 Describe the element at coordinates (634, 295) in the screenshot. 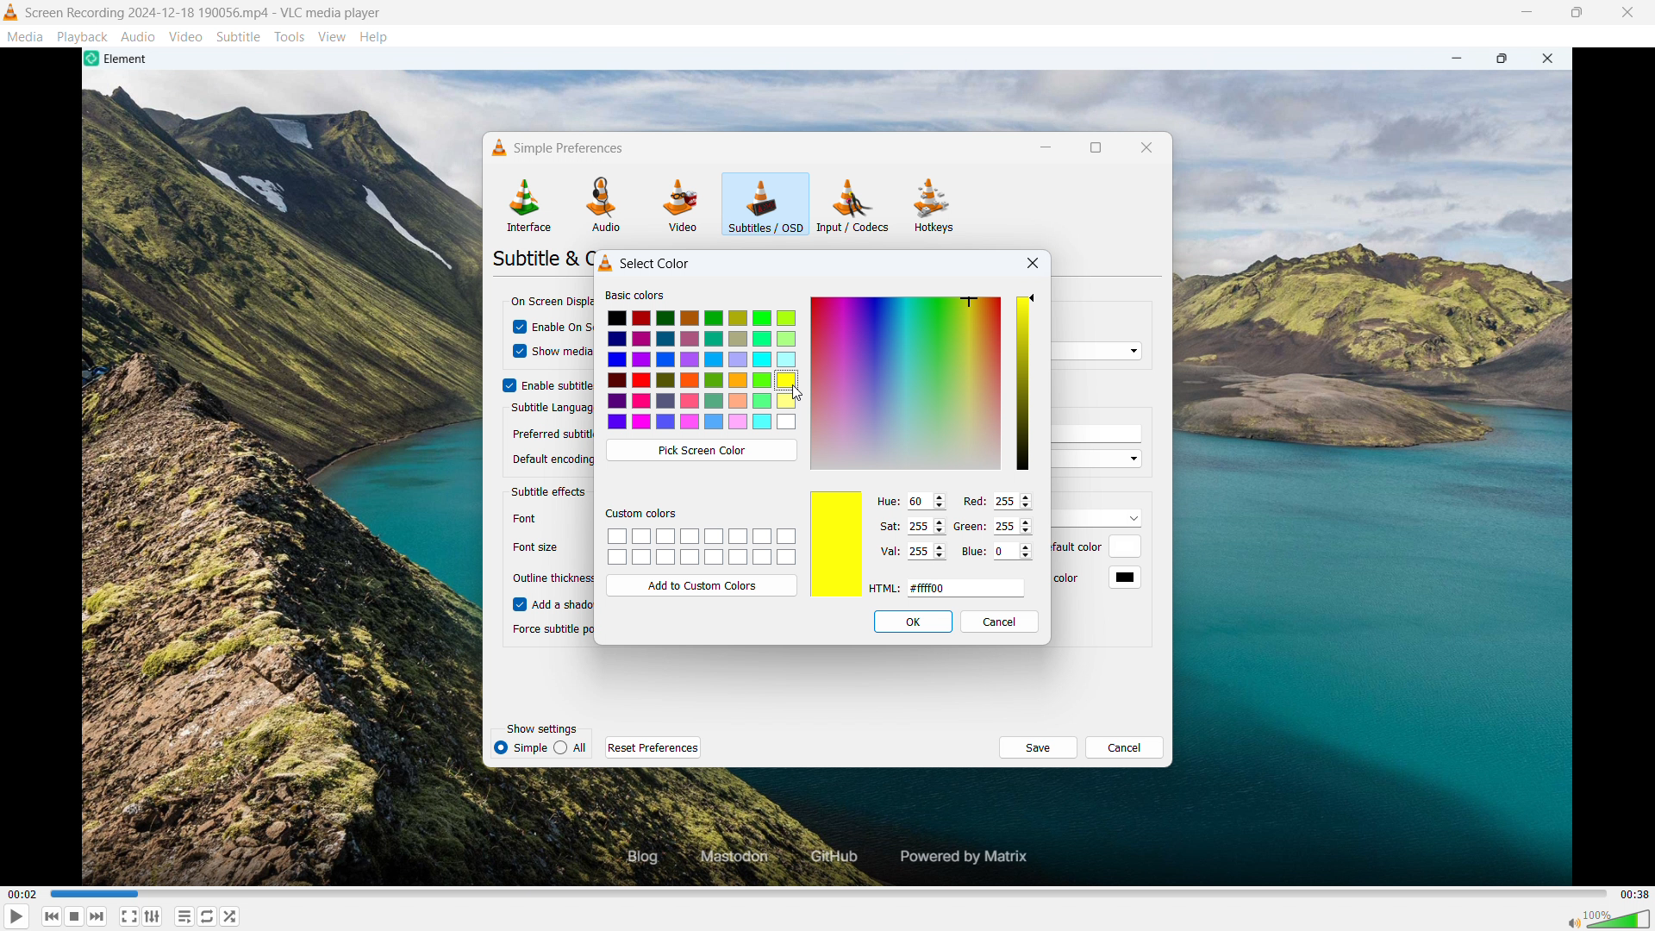

I see `Basic colour ` at that location.